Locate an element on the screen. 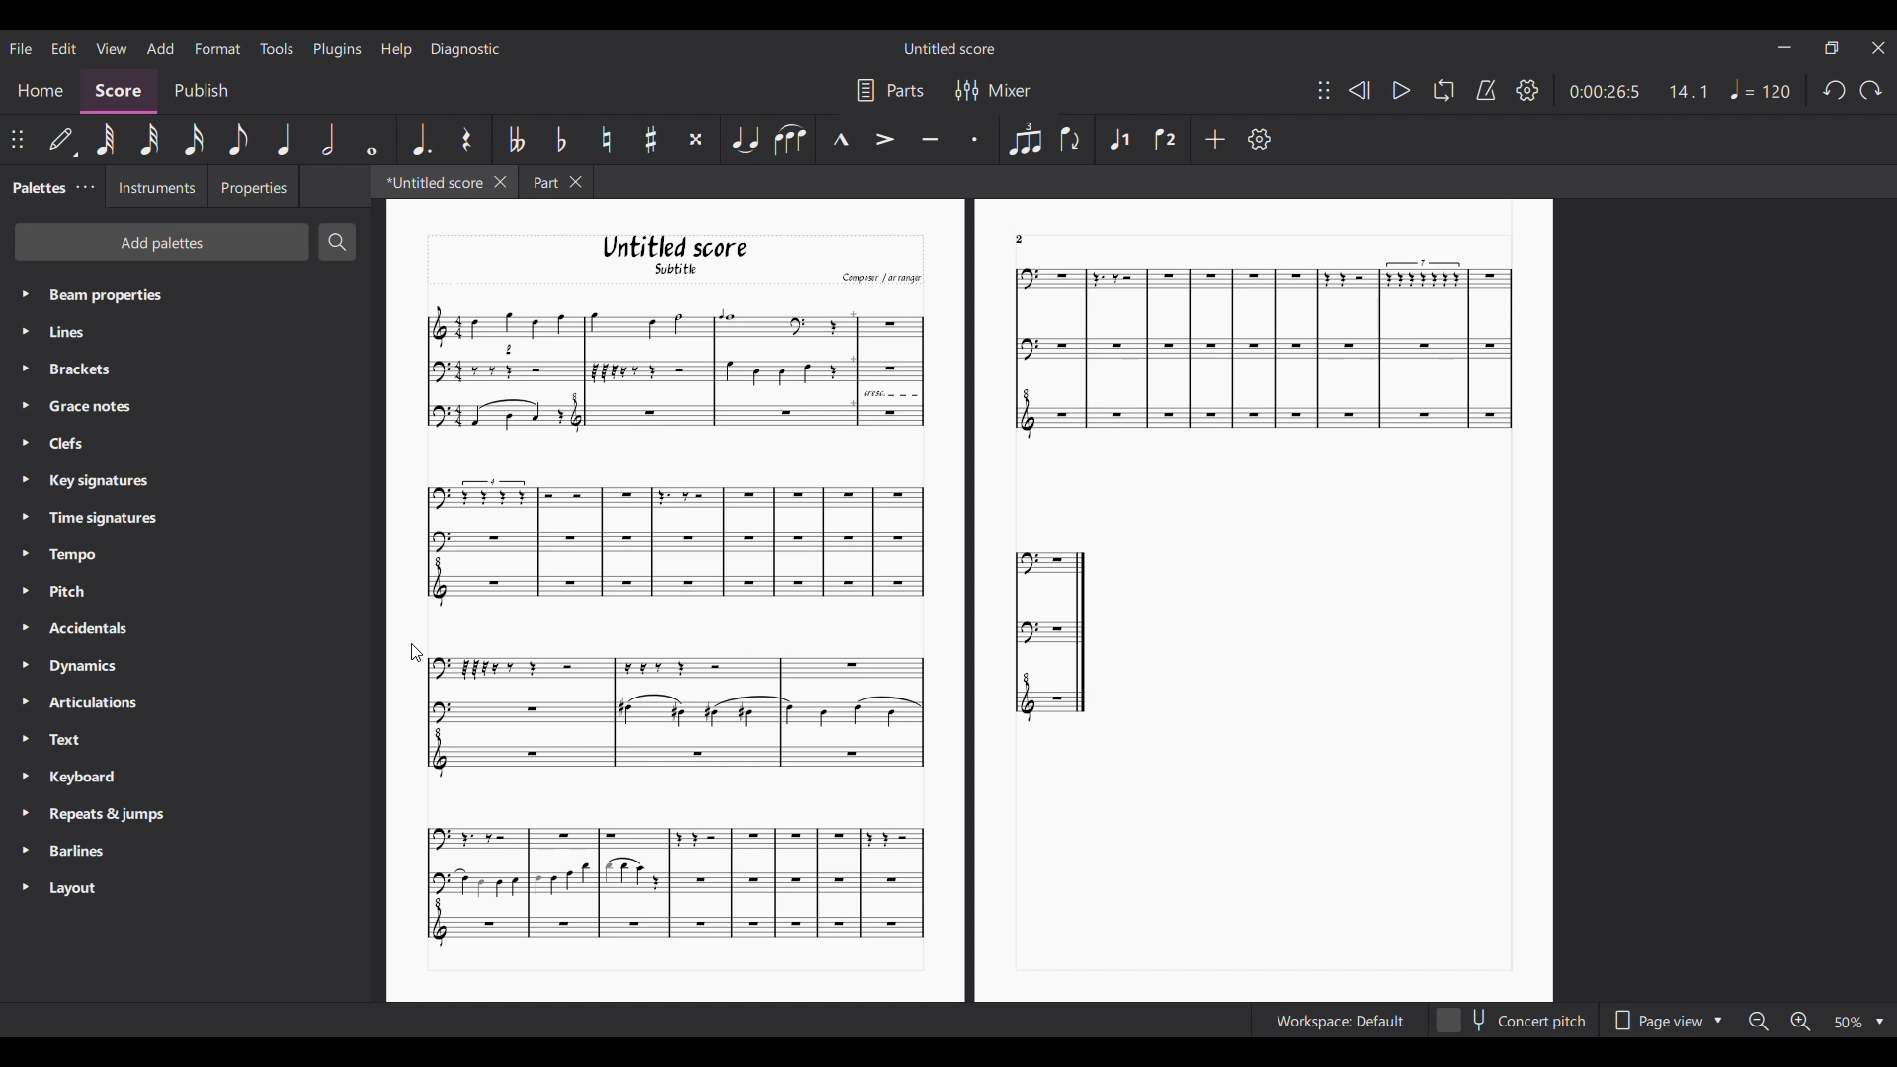 The width and height of the screenshot is (1897, 1067). Graph is located at coordinates (668, 706).